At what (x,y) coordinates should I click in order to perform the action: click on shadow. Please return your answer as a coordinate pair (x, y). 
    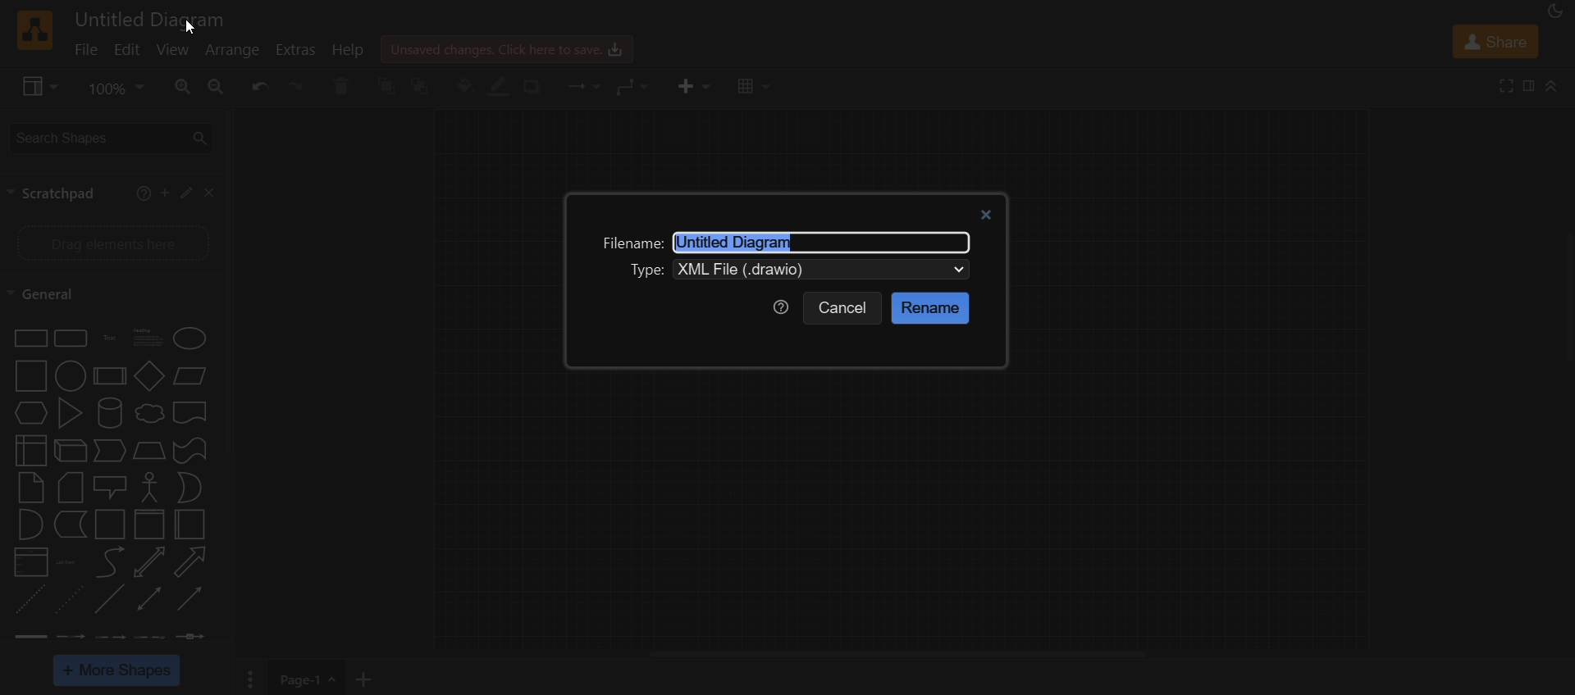
    Looking at the image, I should click on (537, 87).